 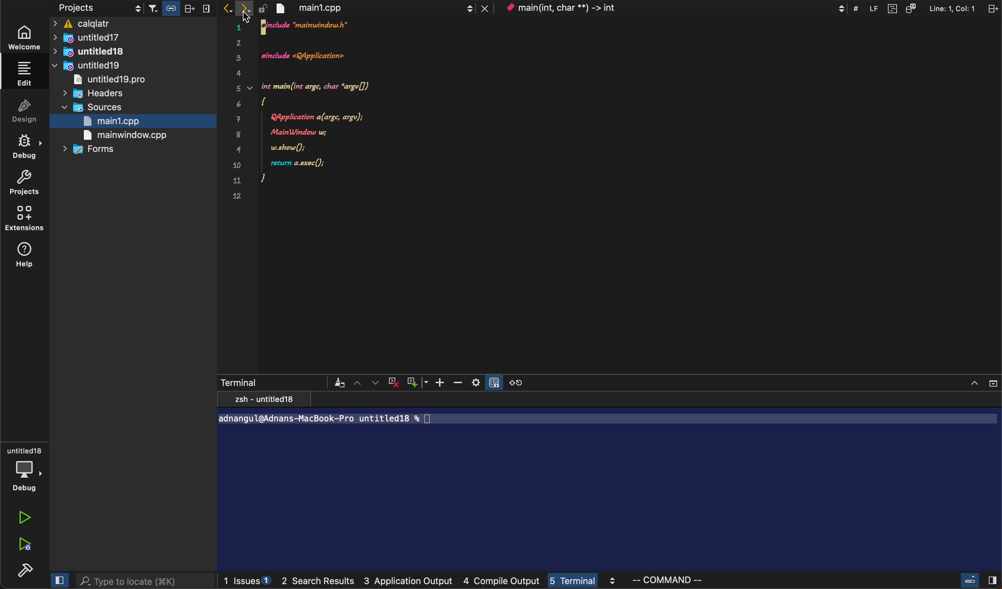 What do you see at coordinates (31, 109) in the screenshot?
I see `design` at bounding box center [31, 109].